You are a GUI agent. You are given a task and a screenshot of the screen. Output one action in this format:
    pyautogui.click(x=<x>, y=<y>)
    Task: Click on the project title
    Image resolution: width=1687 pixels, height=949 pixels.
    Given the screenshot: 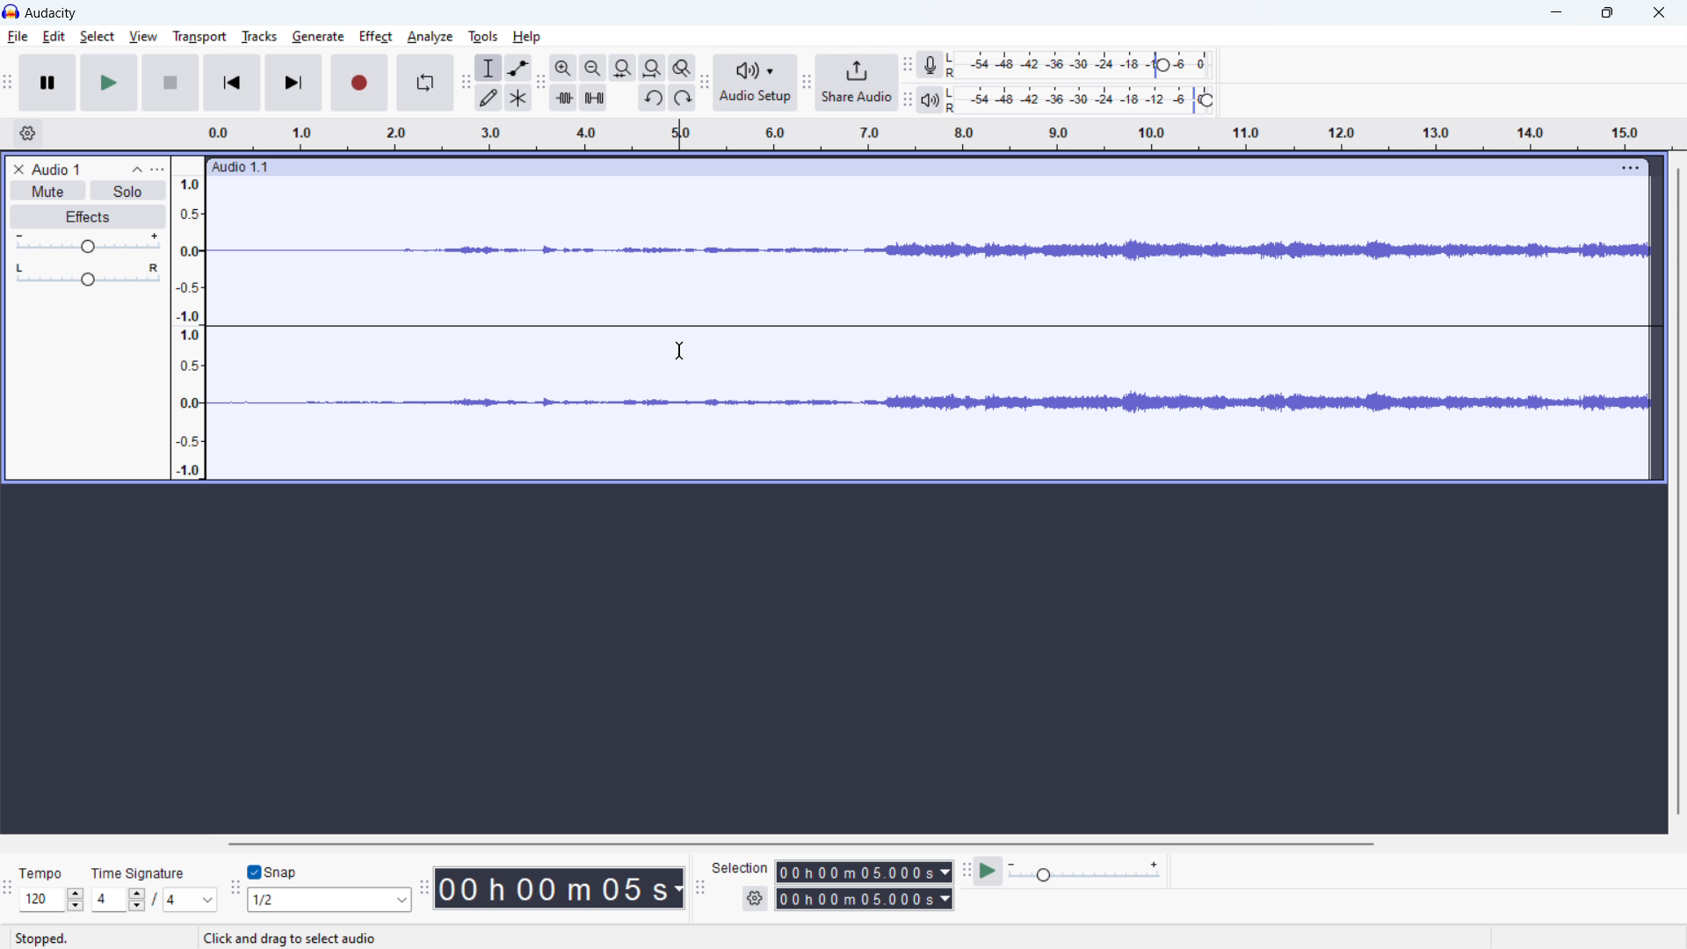 What is the action you would take?
    pyautogui.click(x=55, y=168)
    